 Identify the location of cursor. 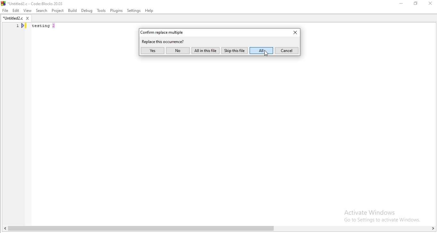
(266, 54).